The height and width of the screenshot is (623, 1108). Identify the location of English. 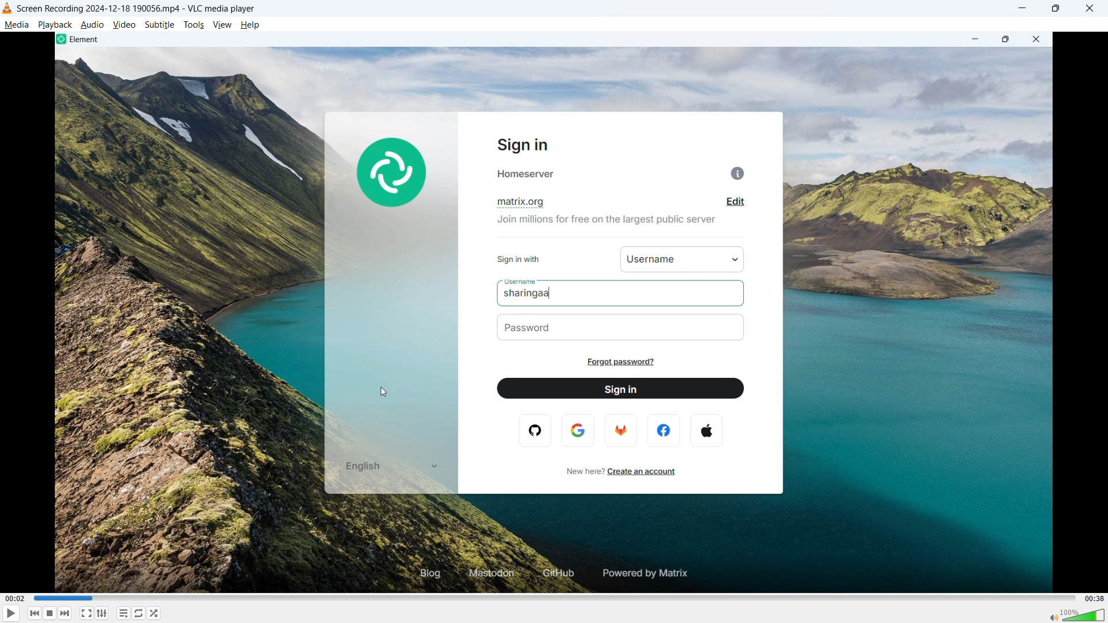
(364, 467).